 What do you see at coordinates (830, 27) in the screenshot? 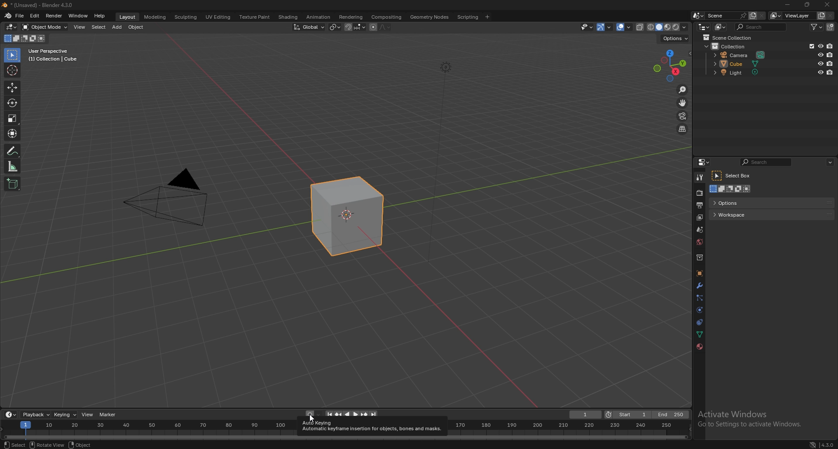
I see `add collection` at bounding box center [830, 27].